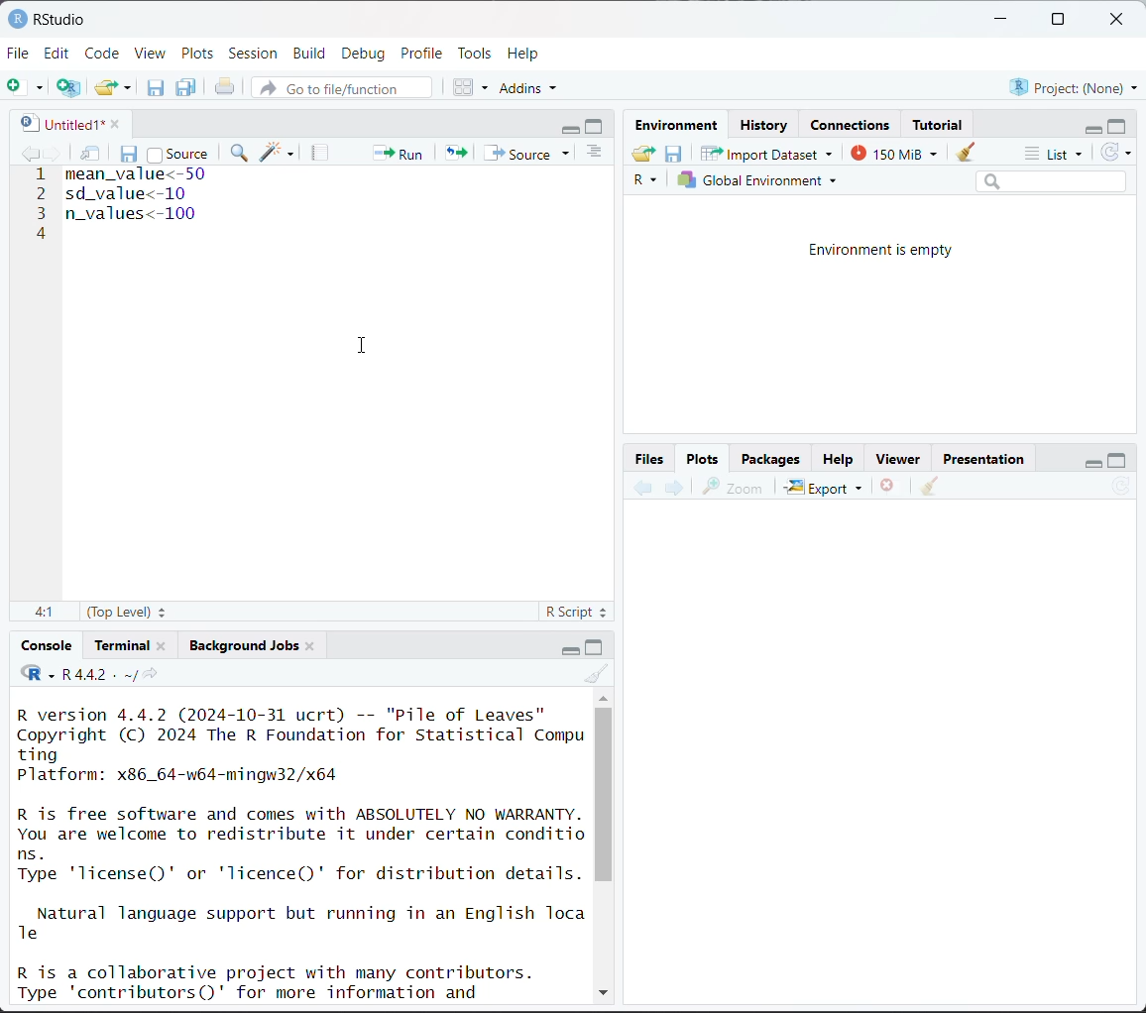  I want to click on Debug, so click(363, 54).